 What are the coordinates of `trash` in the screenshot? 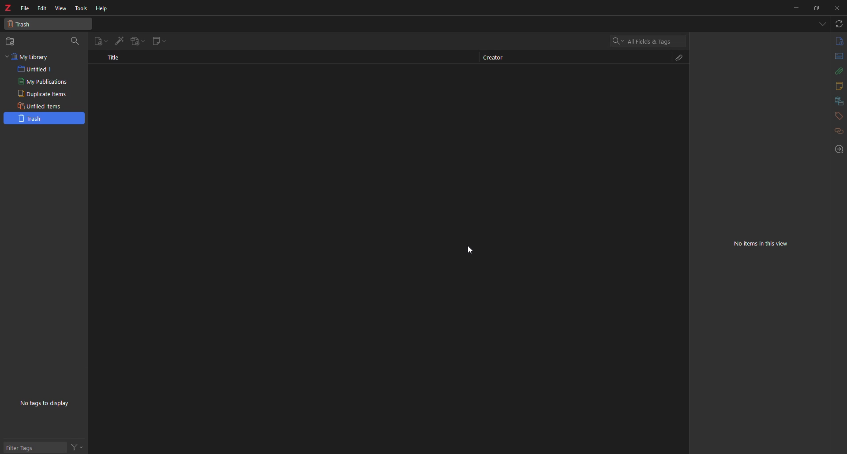 It's located at (22, 25).